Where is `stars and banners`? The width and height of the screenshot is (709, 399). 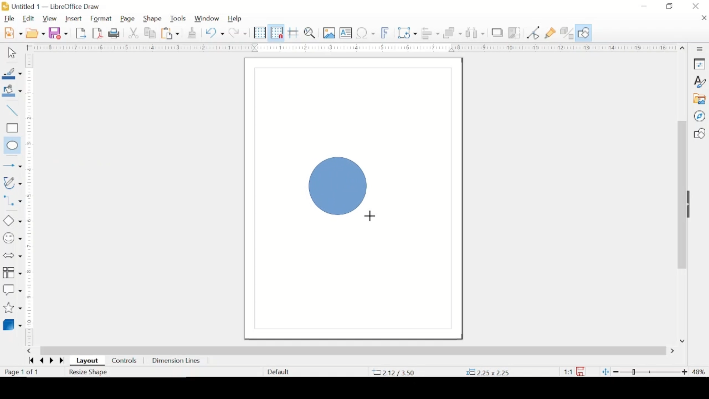
stars and banners is located at coordinates (12, 308).